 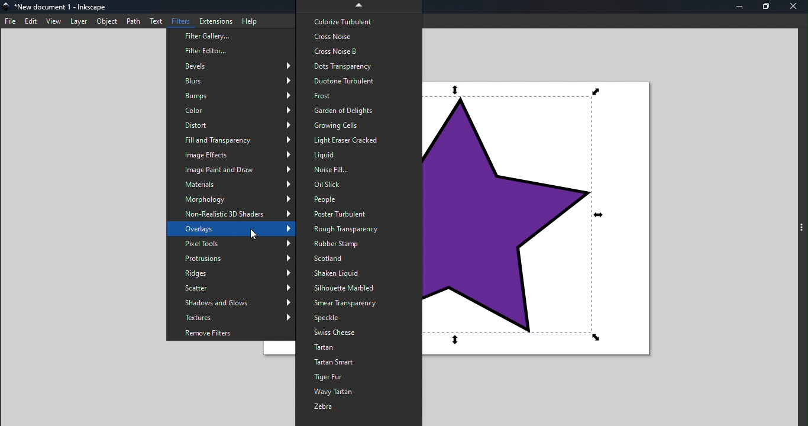 I want to click on Bumps, so click(x=230, y=95).